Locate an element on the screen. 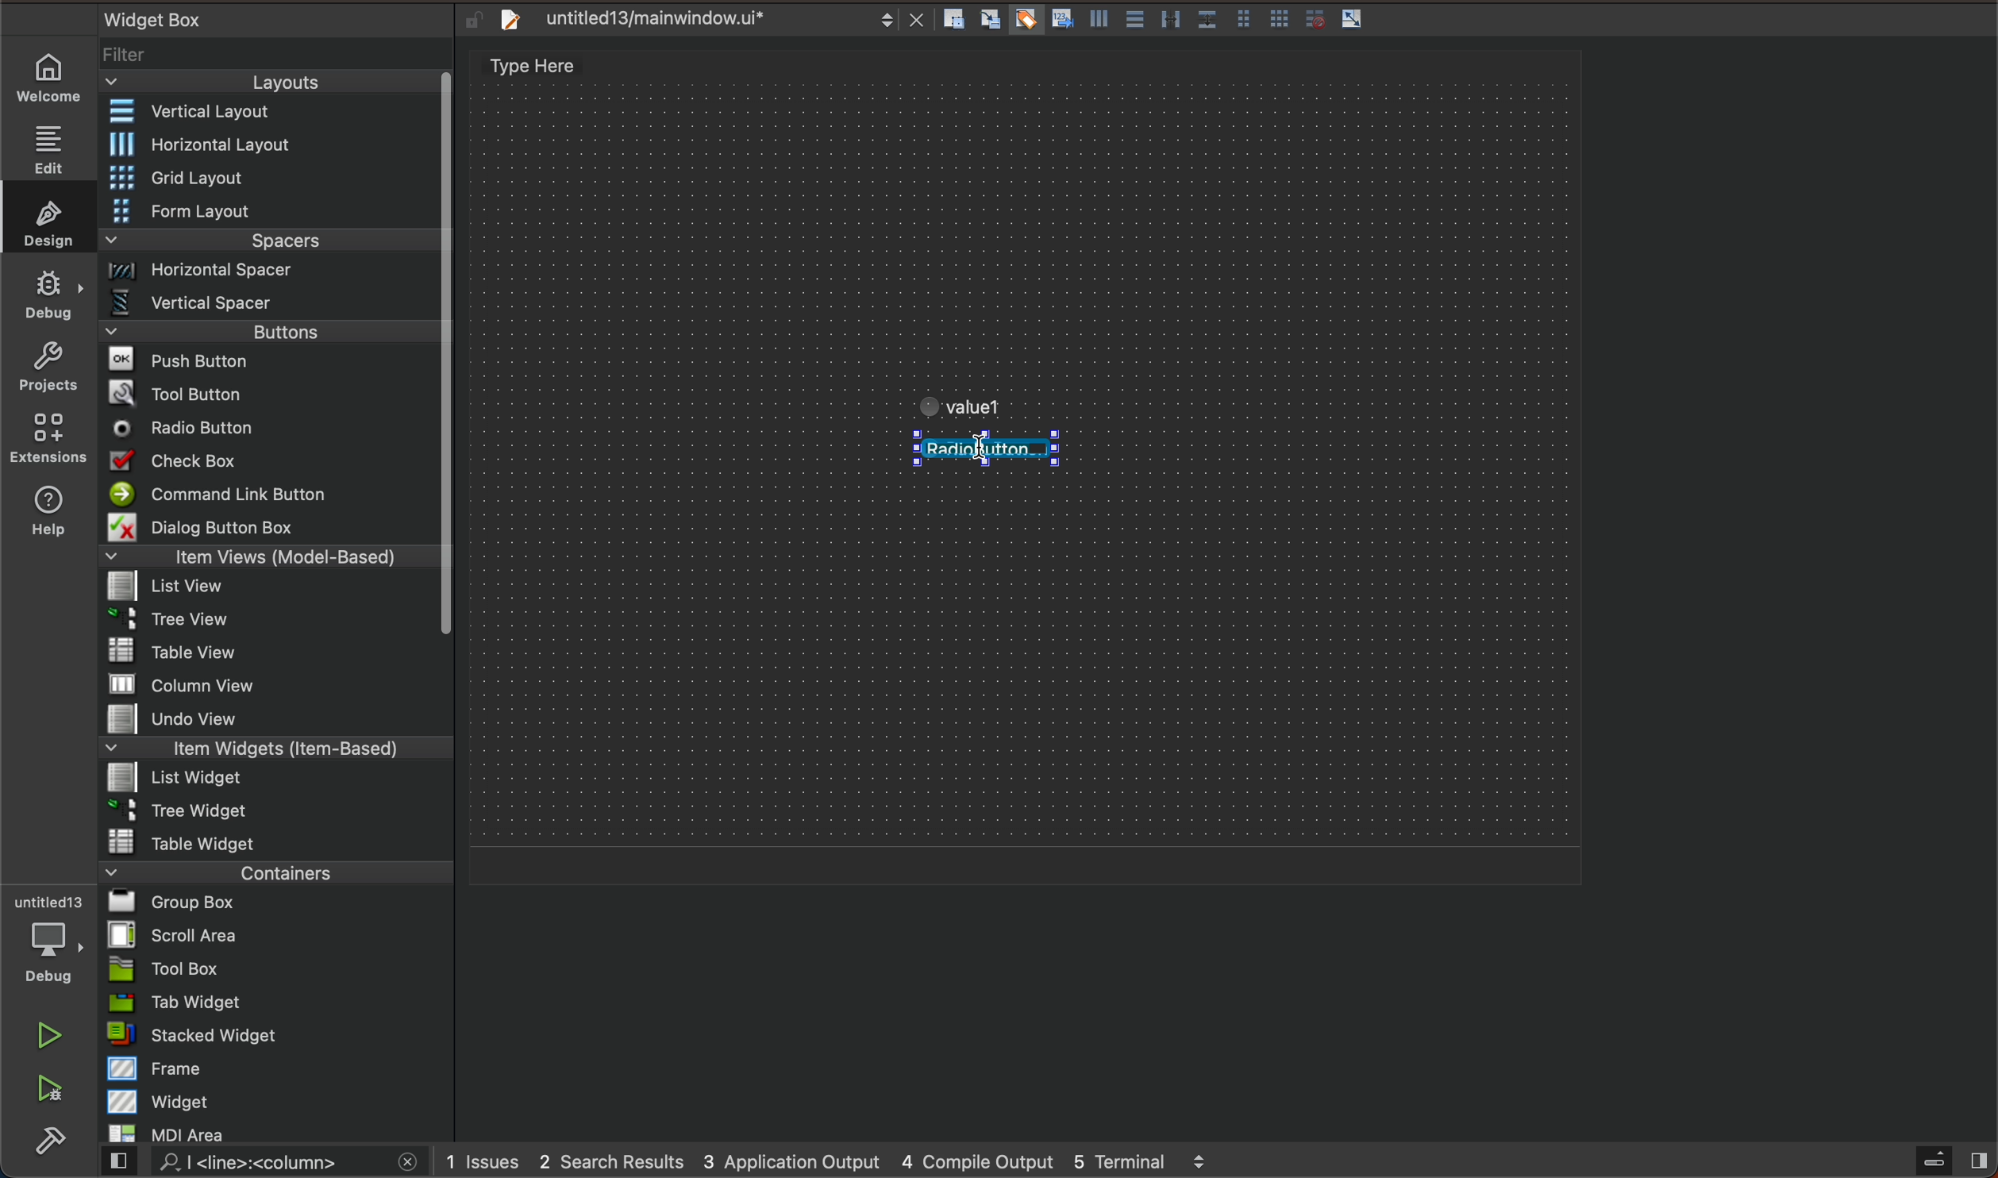 Image resolution: width=1998 pixels, height=1178 pixels. edit is located at coordinates (56, 144).